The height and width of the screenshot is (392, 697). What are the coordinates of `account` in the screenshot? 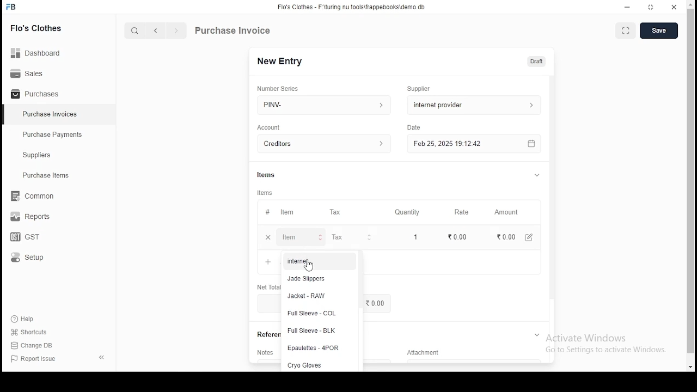 It's located at (273, 127).